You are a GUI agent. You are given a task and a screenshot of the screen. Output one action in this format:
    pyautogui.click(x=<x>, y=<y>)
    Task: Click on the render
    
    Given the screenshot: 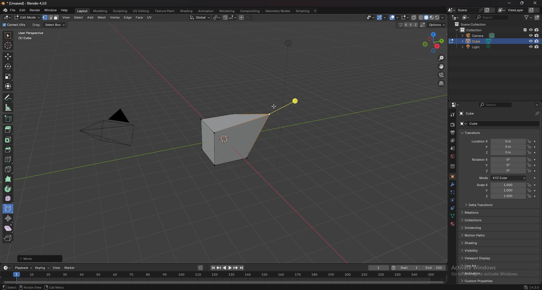 What is the action you would take?
    pyautogui.click(x=452, y=125)
    